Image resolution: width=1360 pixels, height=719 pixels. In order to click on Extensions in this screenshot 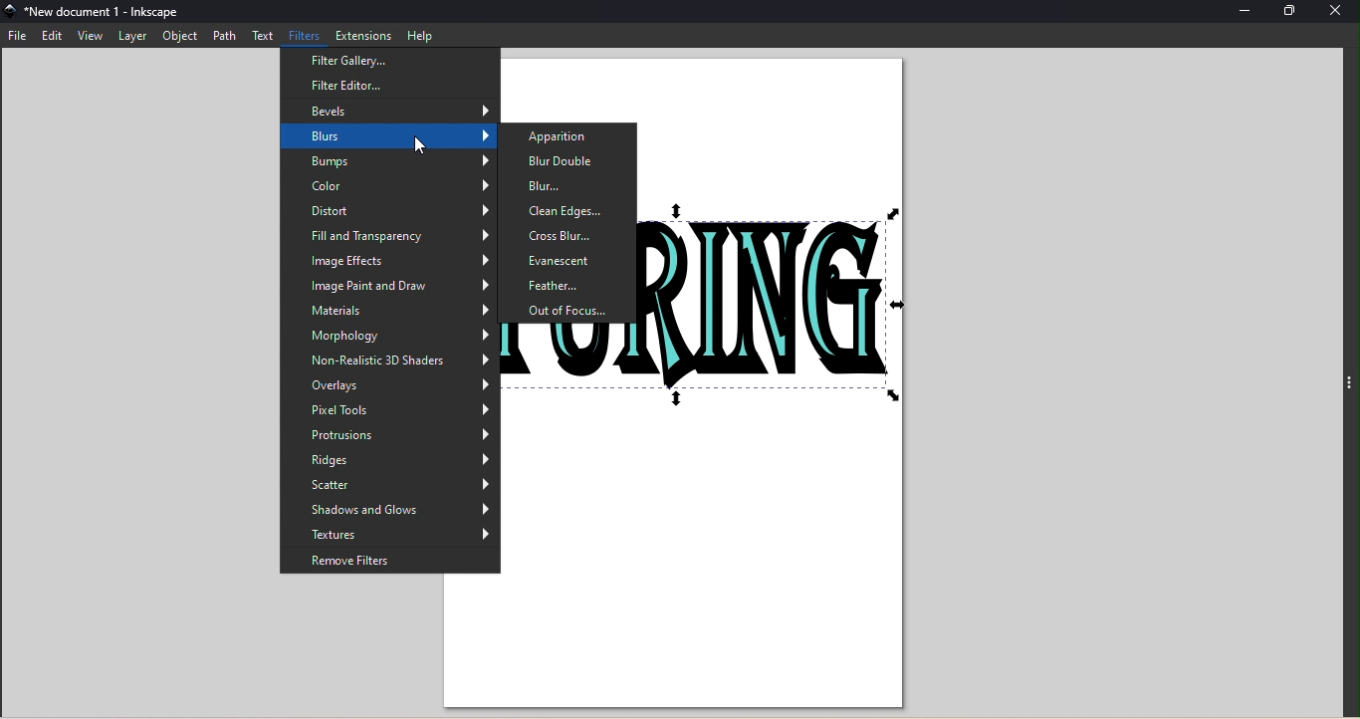, I will do `click(364, 35)`.